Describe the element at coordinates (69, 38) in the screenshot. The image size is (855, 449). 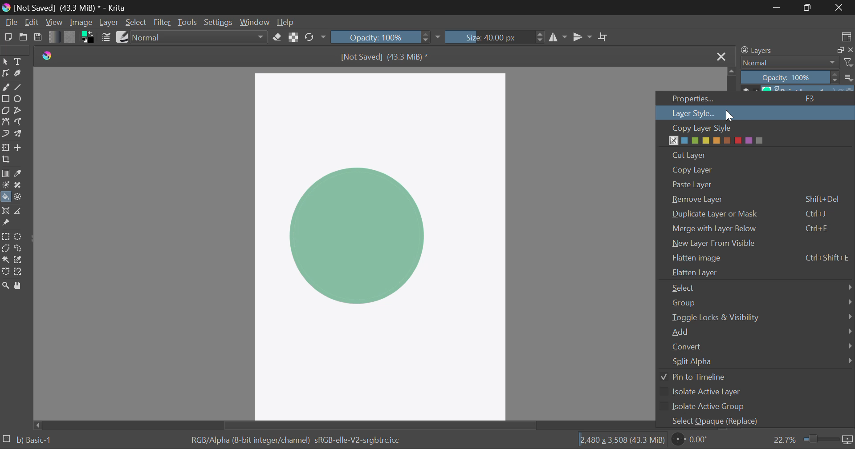
I see `Pattern` at that location.